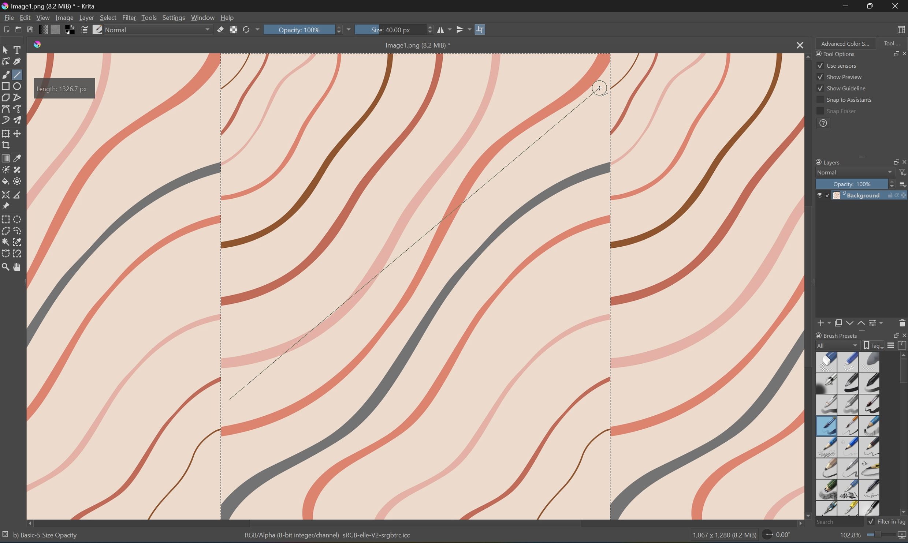  Describe the element at coordinates (864, 159) in the screenshot. I see `Expand` at that location.